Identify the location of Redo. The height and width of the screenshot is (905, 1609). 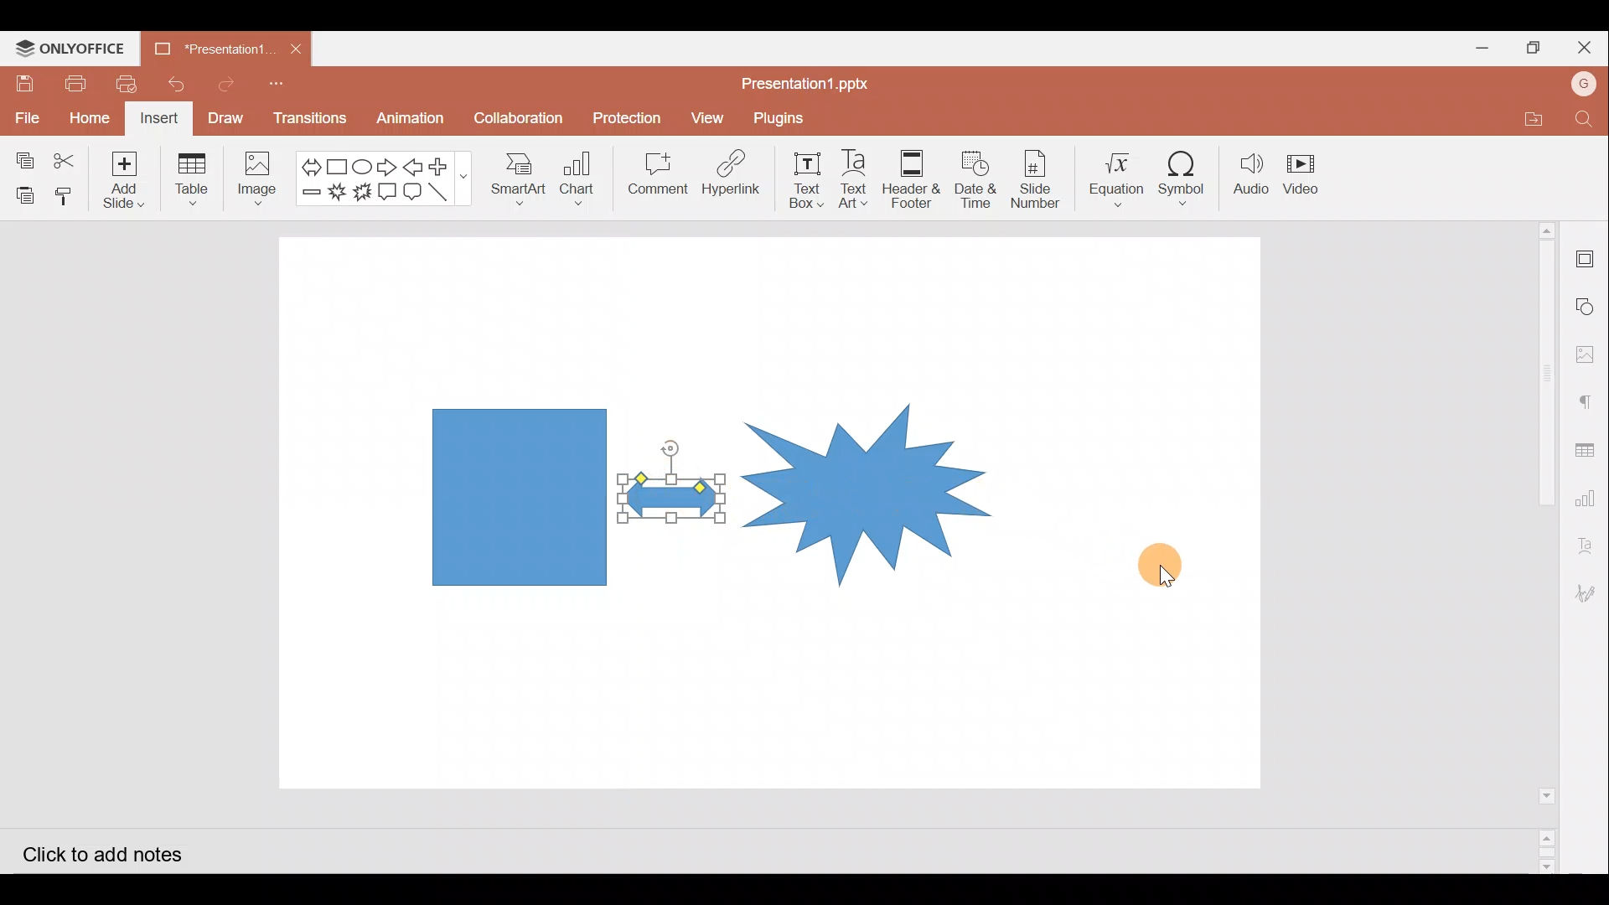
(232, 85).